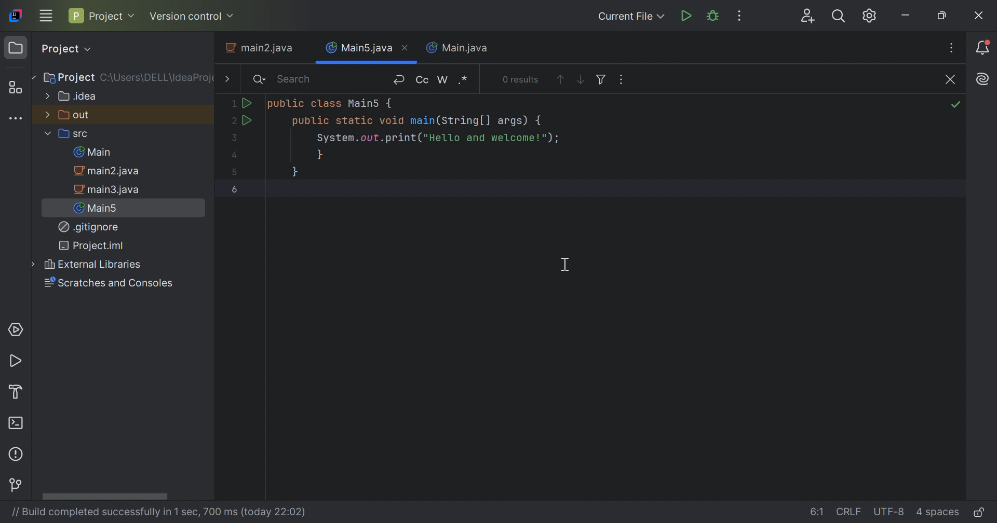  I want to click on go to line, so click(818, 511).